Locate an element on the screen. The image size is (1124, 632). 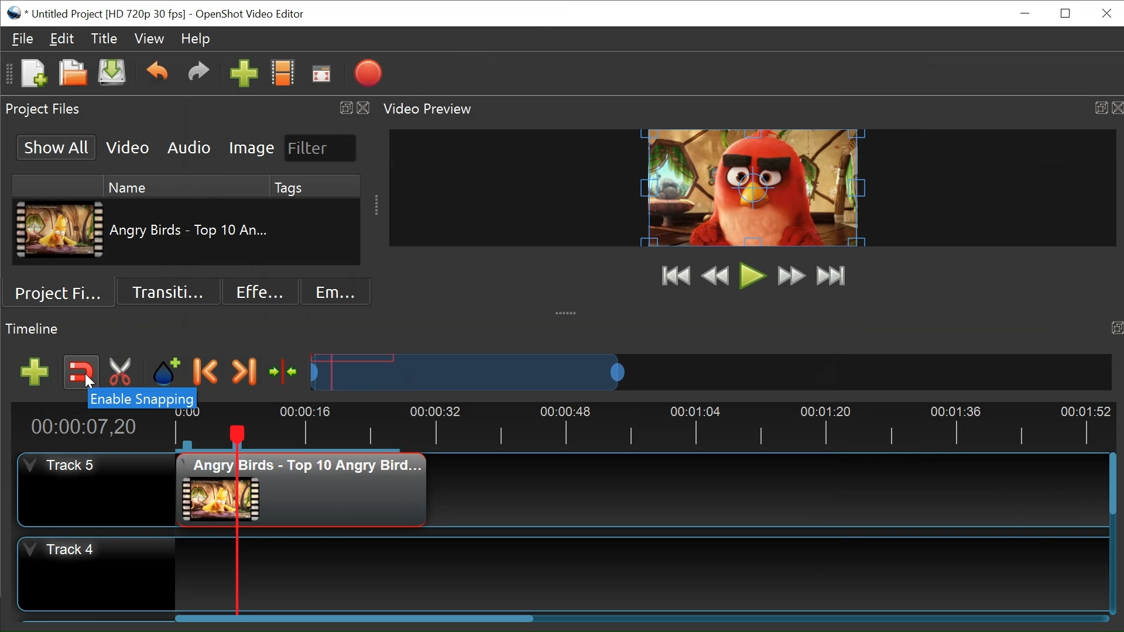
File is located at coordinates (23, 37).